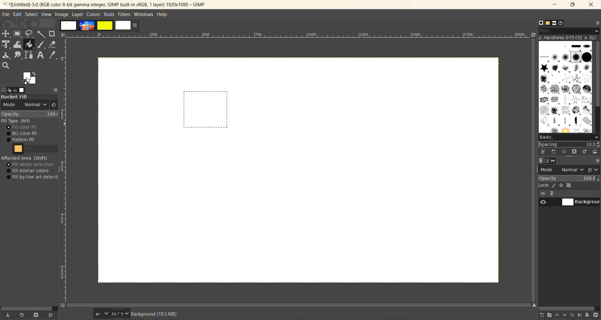 This screenshot has width=601, height=320. I want to click on images, so click(23, 90).